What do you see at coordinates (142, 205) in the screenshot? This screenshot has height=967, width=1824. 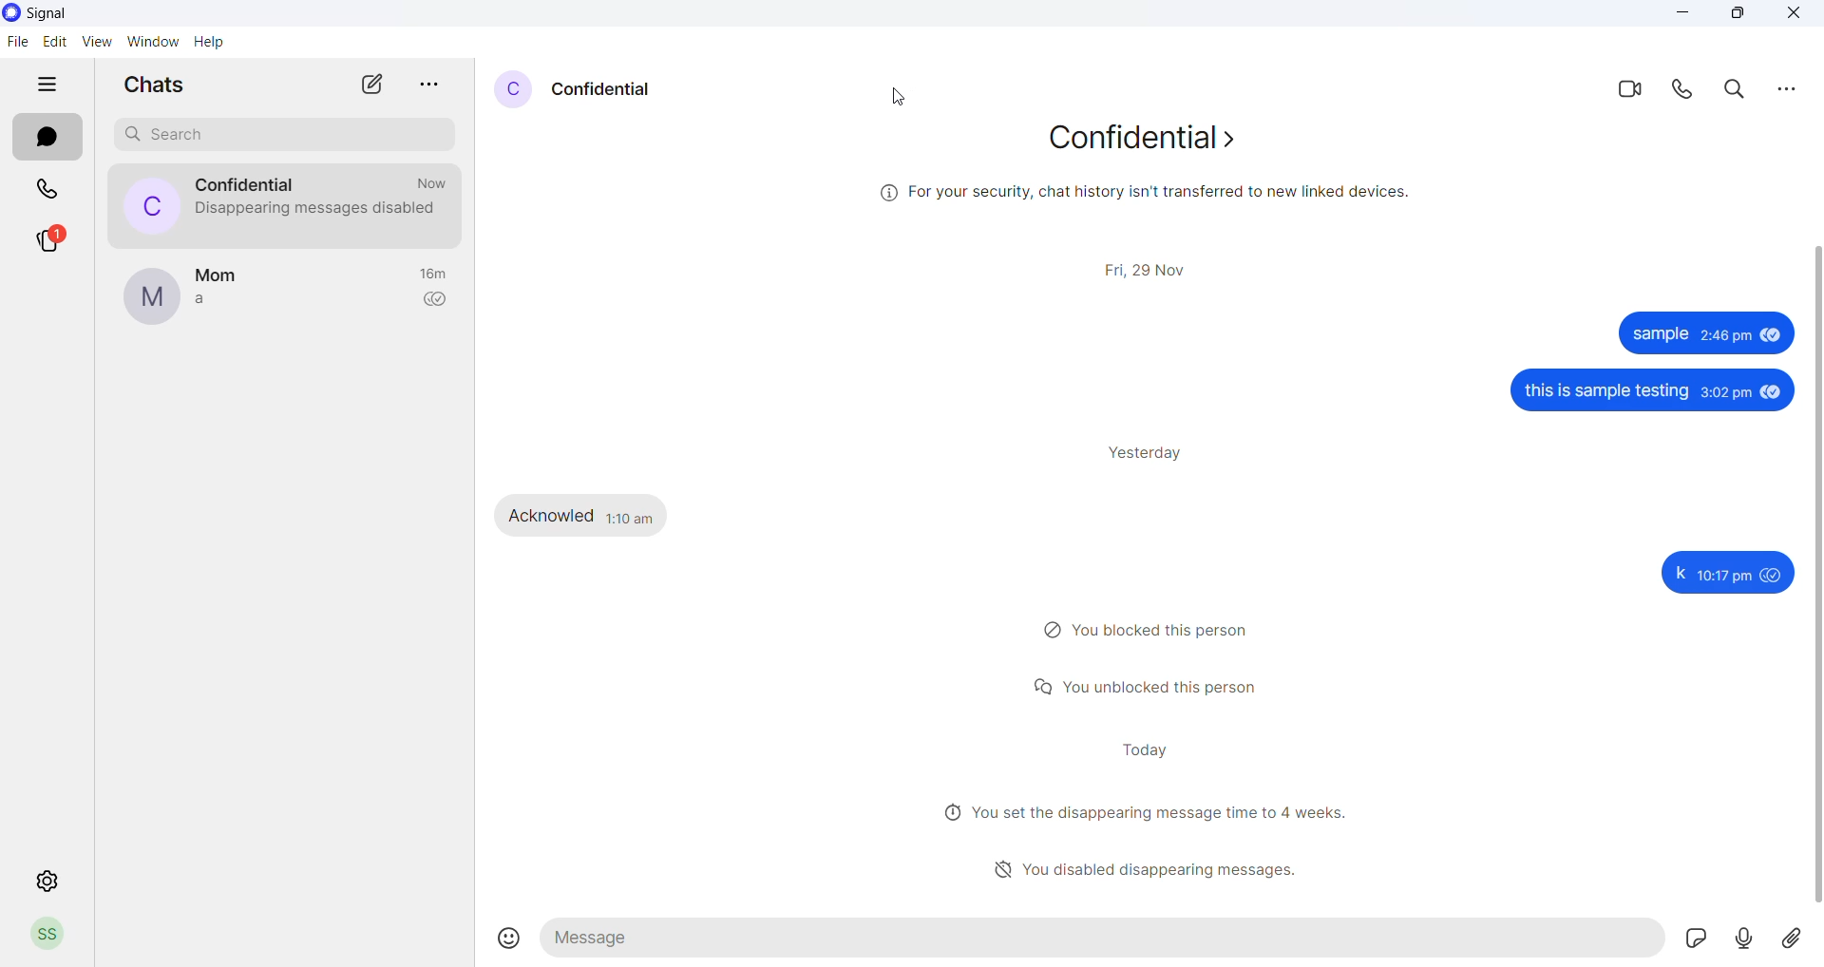 I see `profile picture` at bounding box center [142, 205].